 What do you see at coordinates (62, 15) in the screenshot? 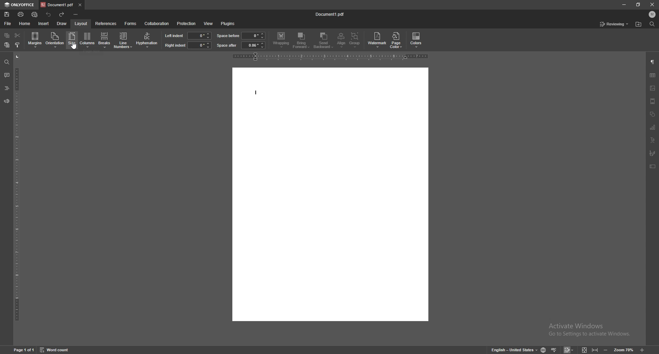
I see `redo` at bounding box center [62, 15].